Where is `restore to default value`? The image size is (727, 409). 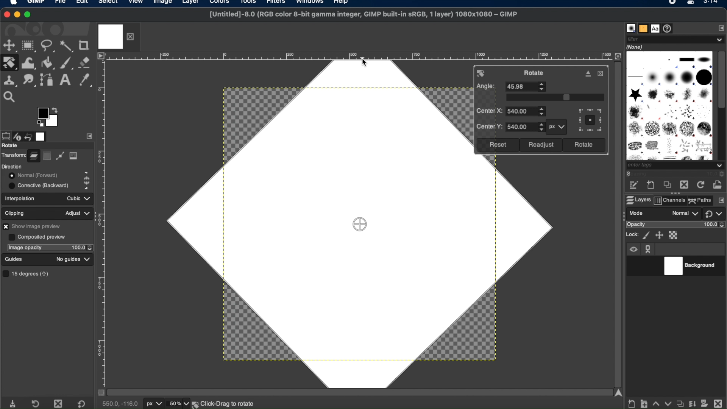 restore to default value is located at coordinates (84, 404).